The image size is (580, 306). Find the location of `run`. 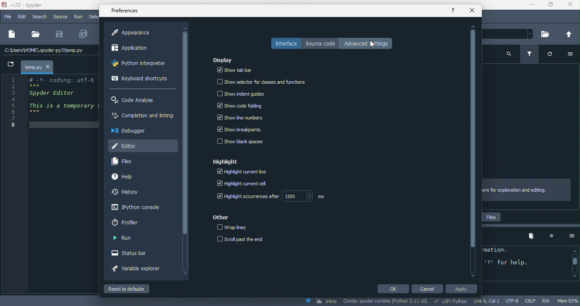

run is located at coordinates (79, 17).